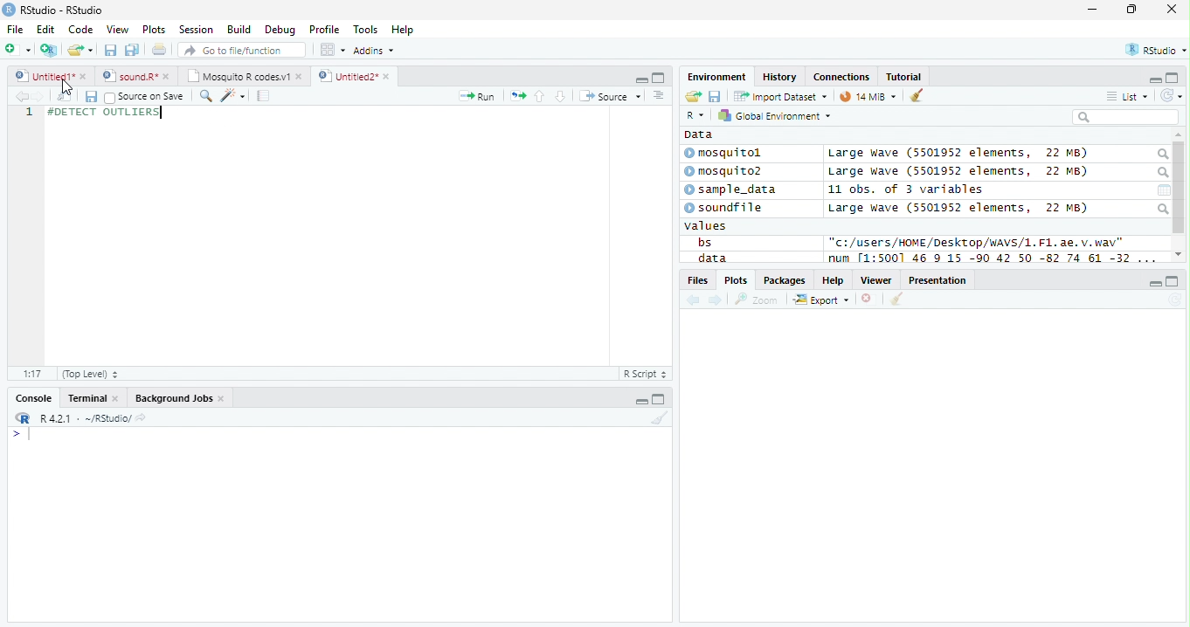 This screenshot has width=1190, height=627. What do you see at coordinates (958, 208) in the screenshot?
I see `Large wave (5501952 elements, 22 MB)` at bounding box center [958, 208].